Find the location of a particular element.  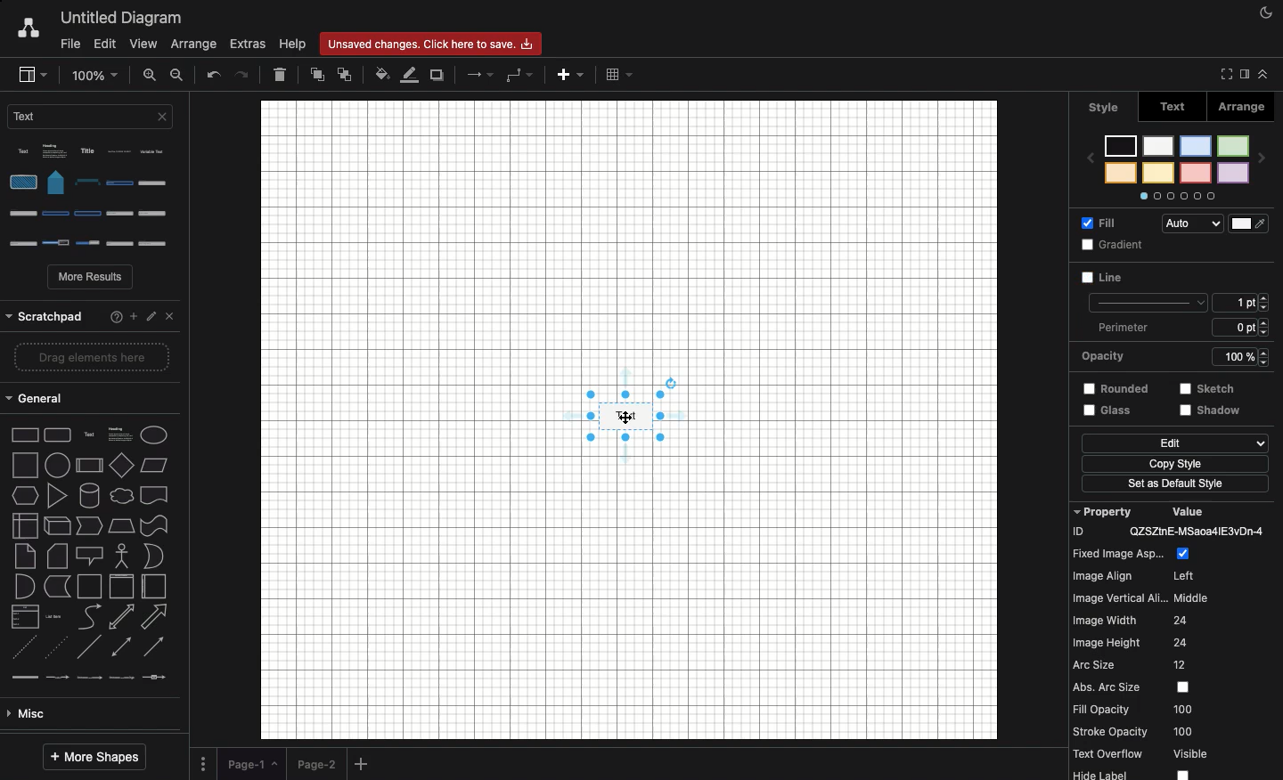

Styles is located at coordinates (1182, 161).